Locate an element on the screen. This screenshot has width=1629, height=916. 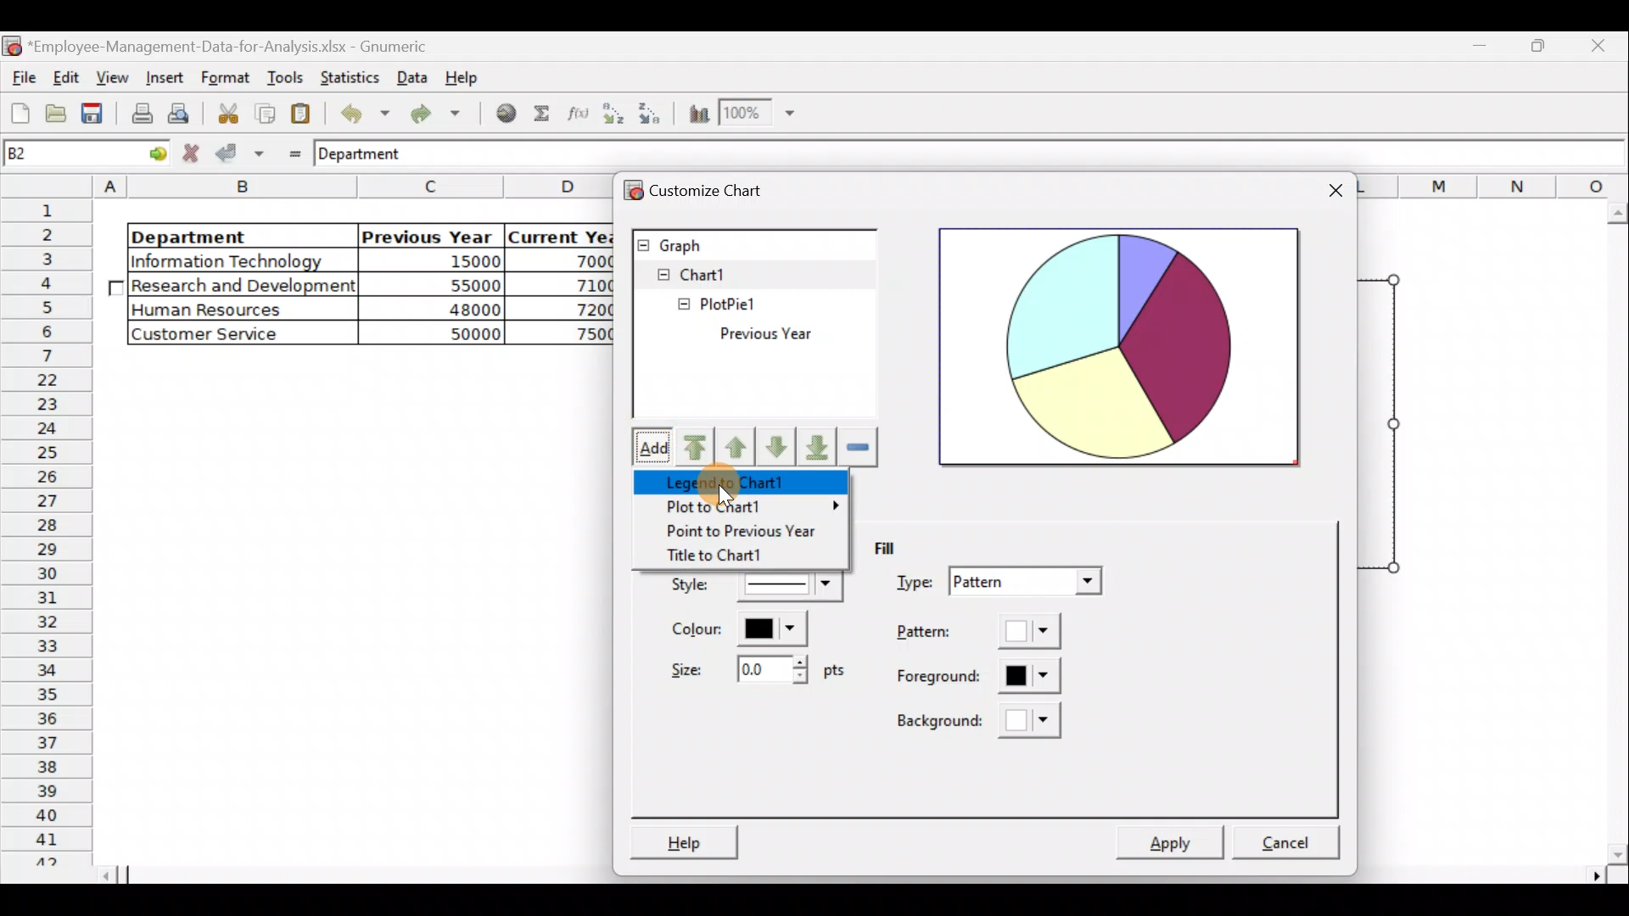
Zoom is located at coordinates (757, 115).